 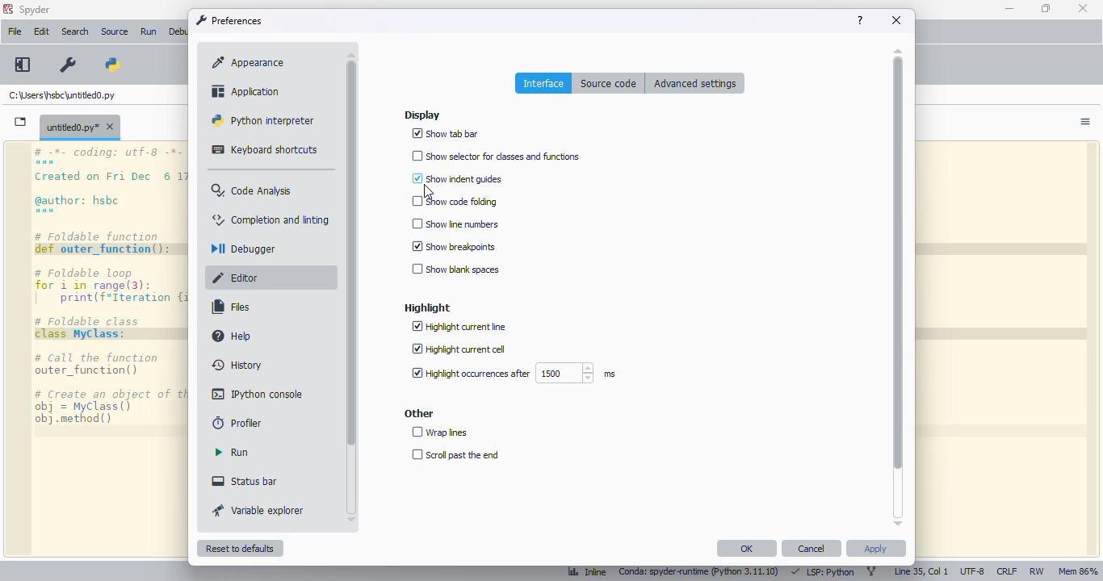 What do you see at coordinates (244, 481) in the screenshot?
I see `status bar` at bounding box center [244, 481].